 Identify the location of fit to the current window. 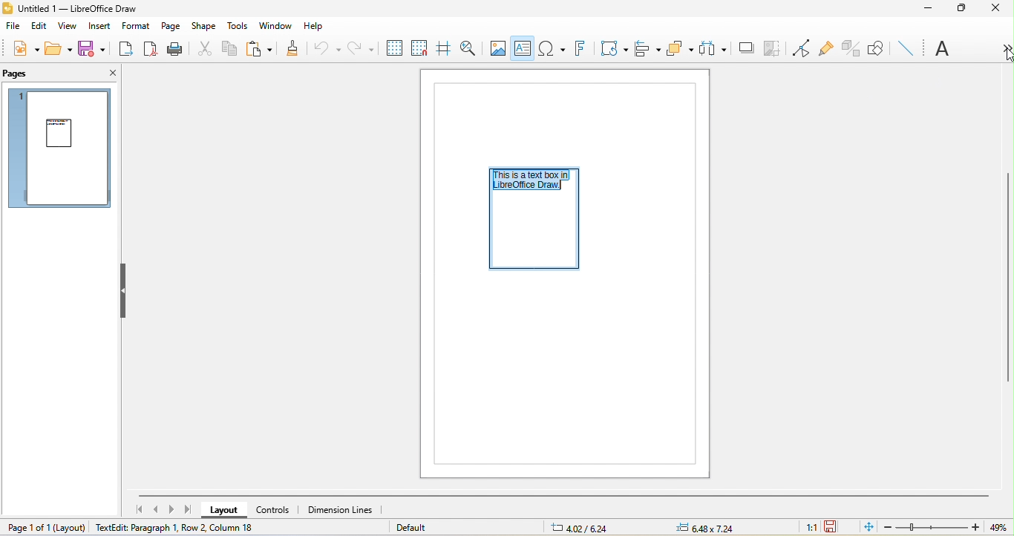
(866, 528).